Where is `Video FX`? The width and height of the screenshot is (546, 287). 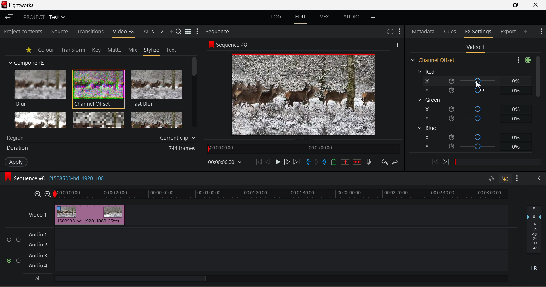 Video FX is located at coordinates (123, 33).